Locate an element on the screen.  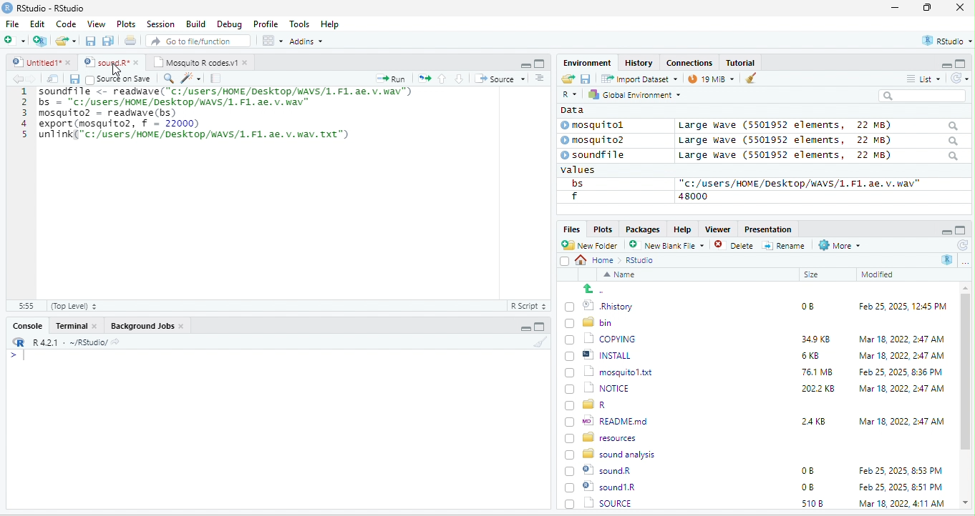
Apr 26, 2022, 1:00 PM is located at coordinates (902, 505).